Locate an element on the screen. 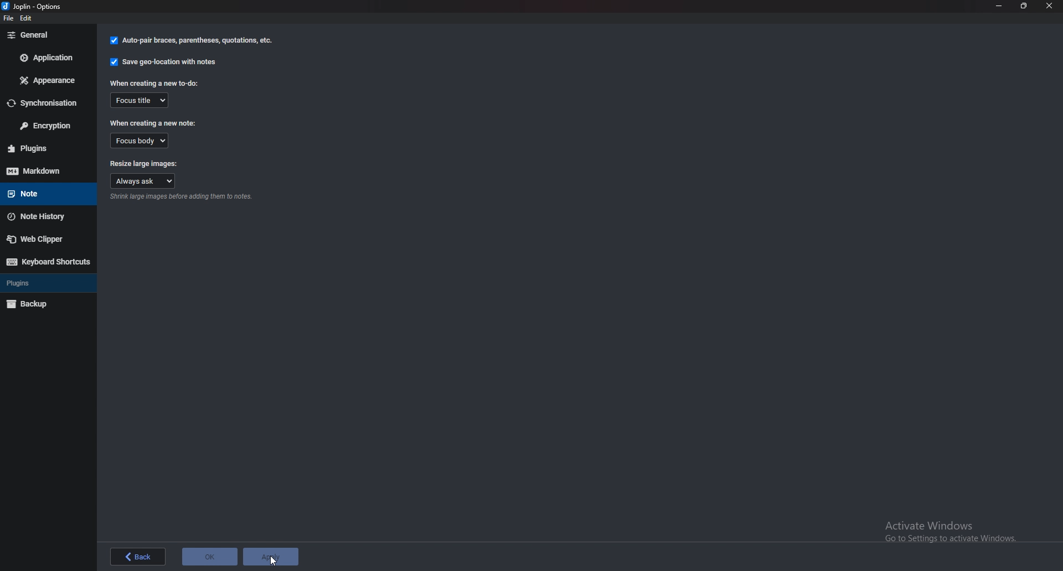 This screenshot has width=1063, height=571. cursor is located at coordinates (271, 561).